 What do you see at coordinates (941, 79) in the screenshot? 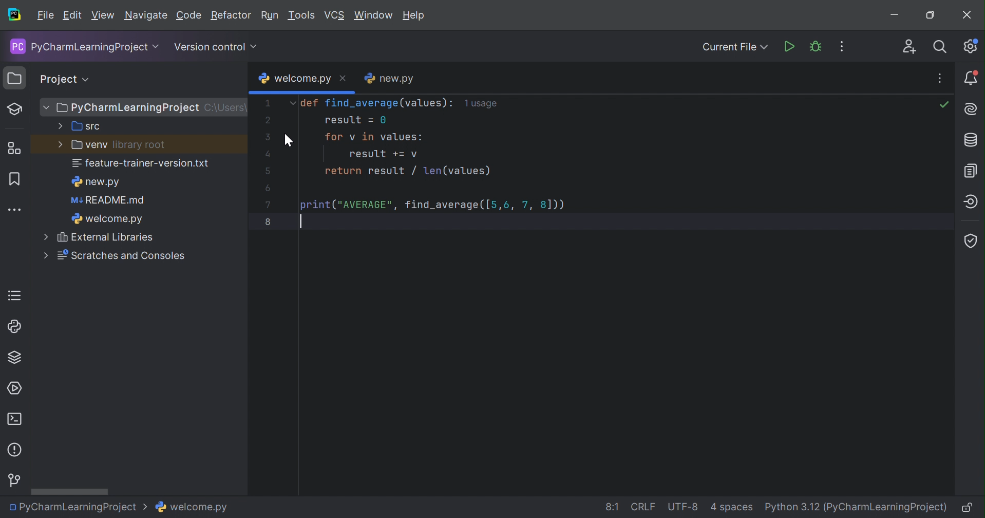
I see `Recent Files, Tab Actions and More` at bounding box center [941, 79].